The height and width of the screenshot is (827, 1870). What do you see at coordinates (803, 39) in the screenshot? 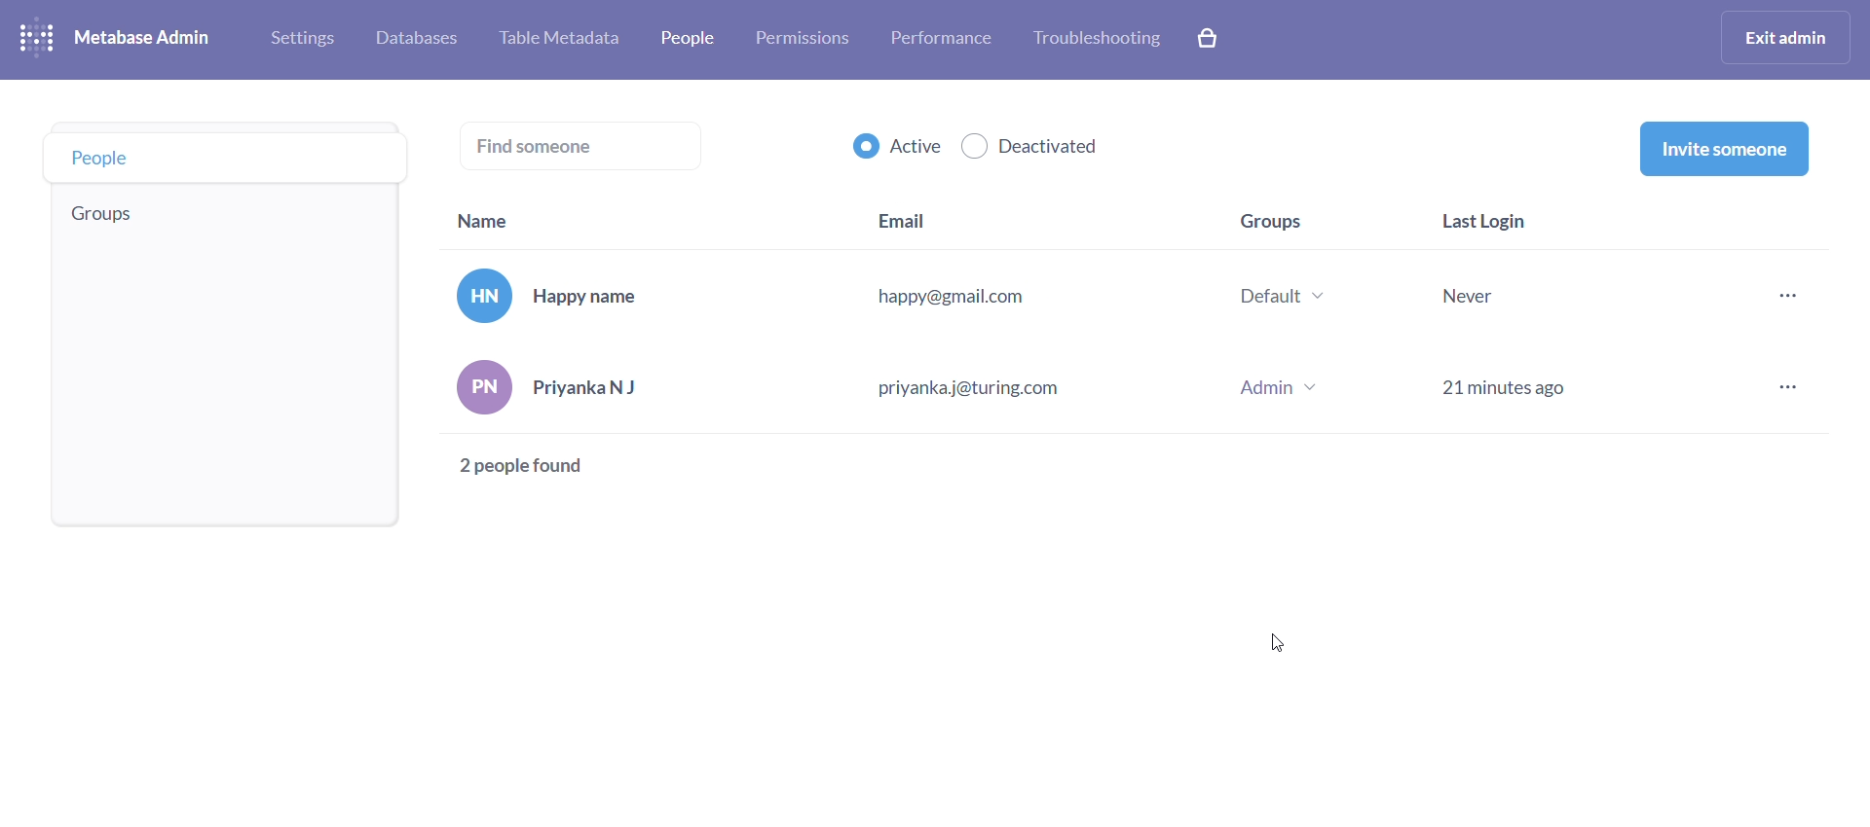
I see `permissions` at bounding box center [803, 39].